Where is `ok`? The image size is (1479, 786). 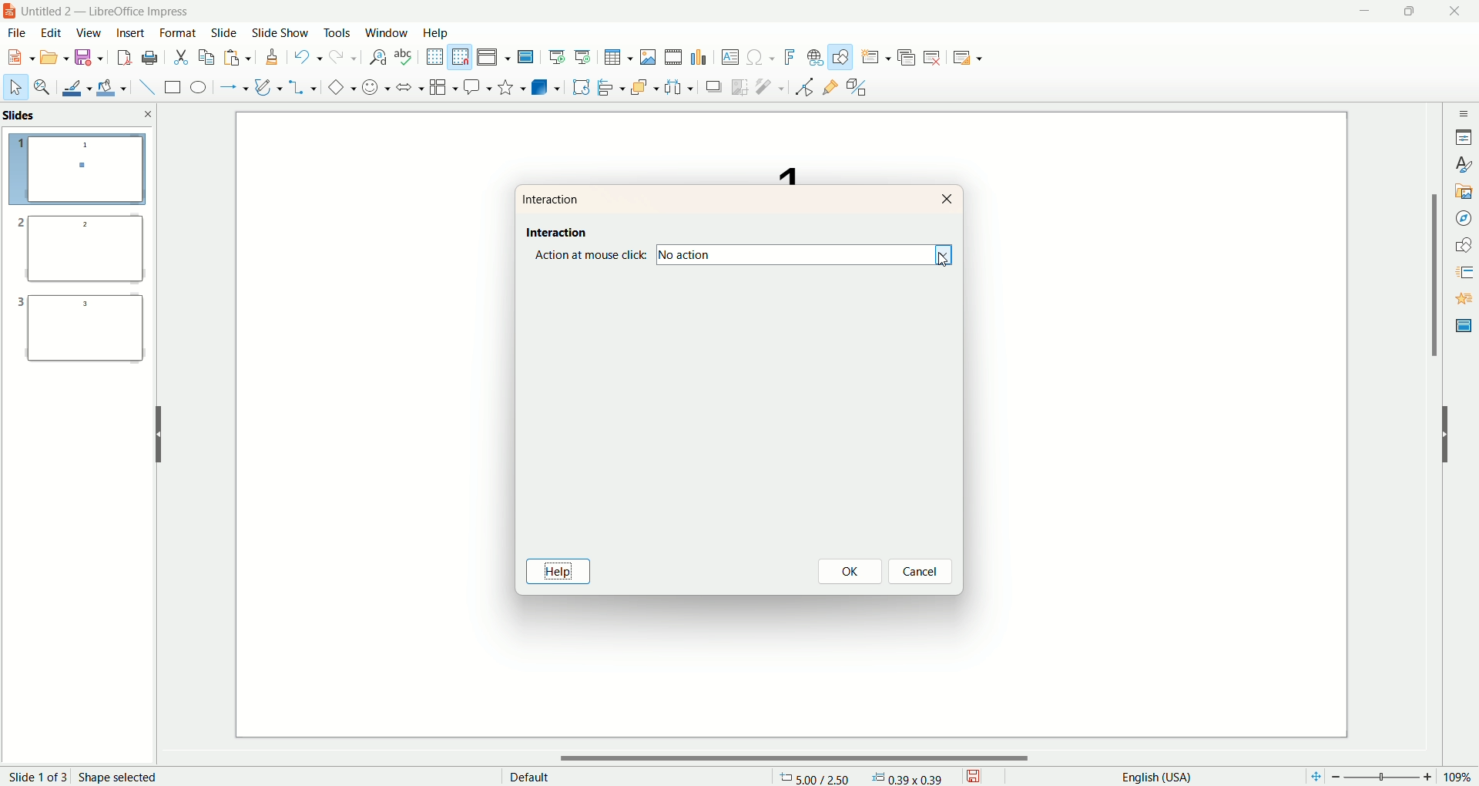 ok is located at coordinates (853, 572).